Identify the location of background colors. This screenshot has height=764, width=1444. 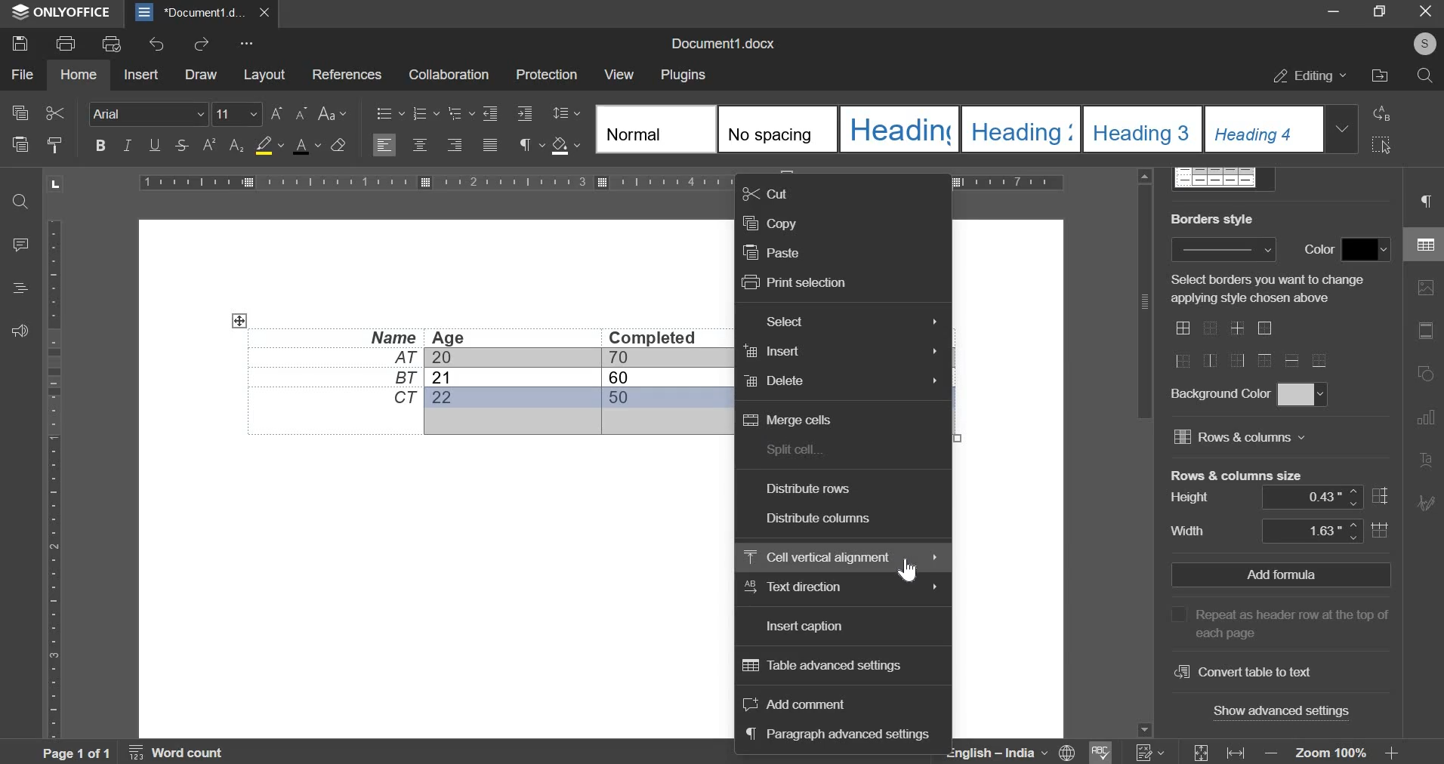
(1304, 395).